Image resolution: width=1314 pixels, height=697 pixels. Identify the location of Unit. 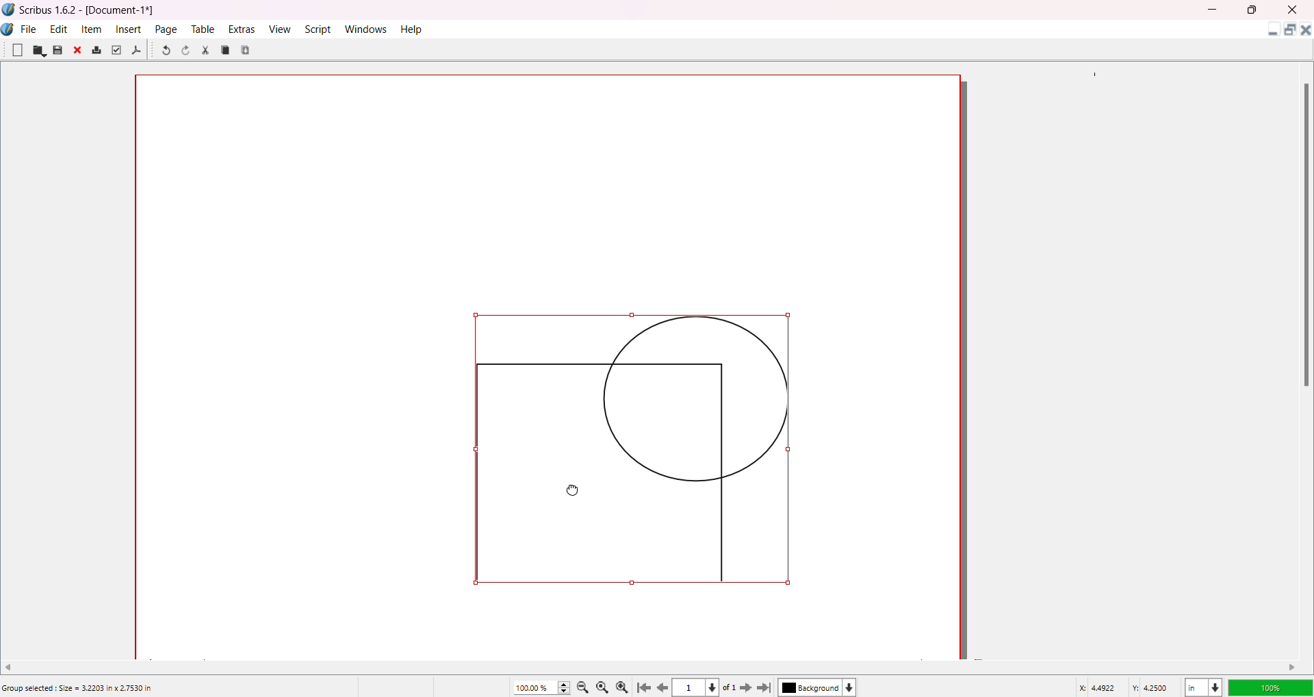
(1202, 685).